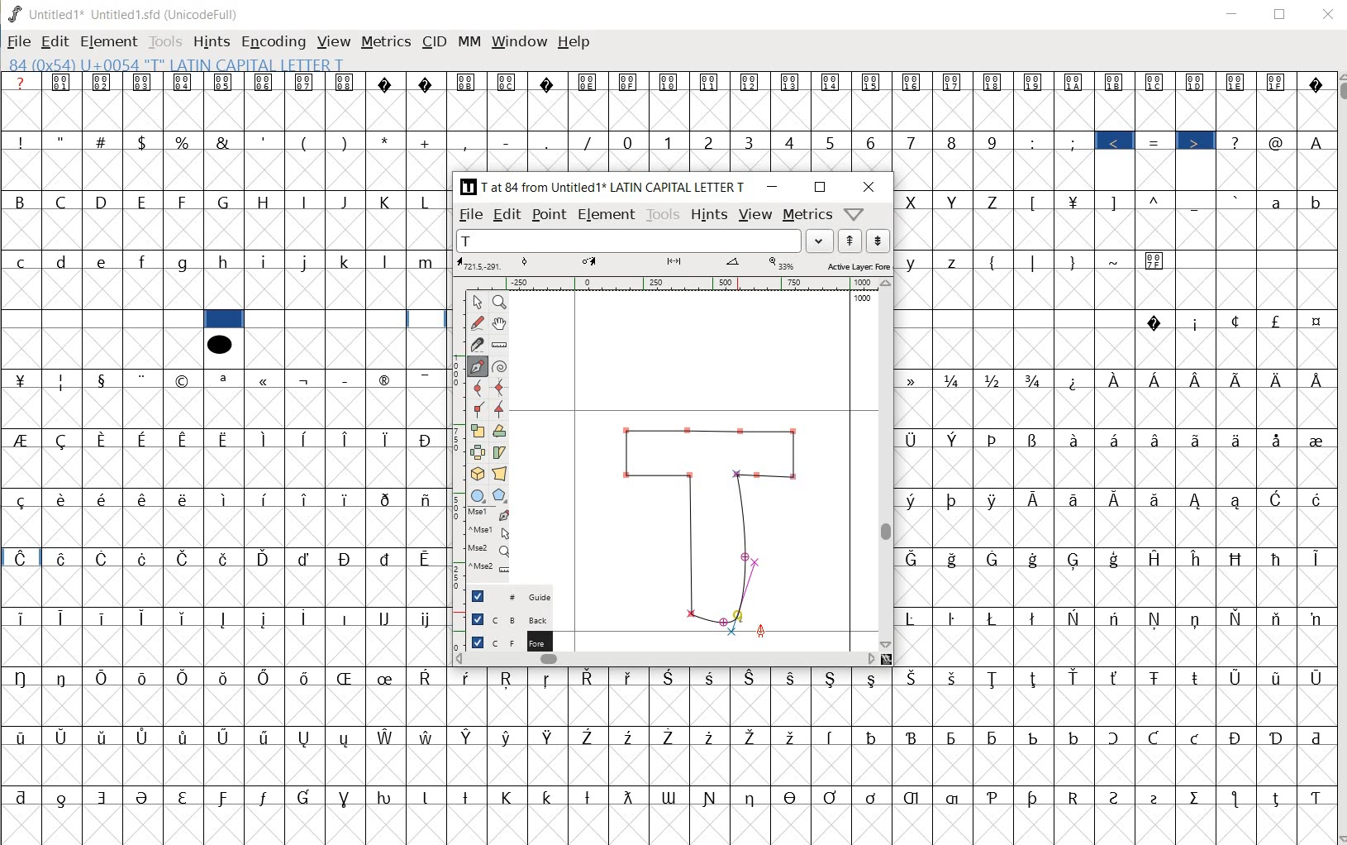  What do you see at coordinates (21, 379) in the screenshot?
I see `Symbol` at bounding box center [21, 379].